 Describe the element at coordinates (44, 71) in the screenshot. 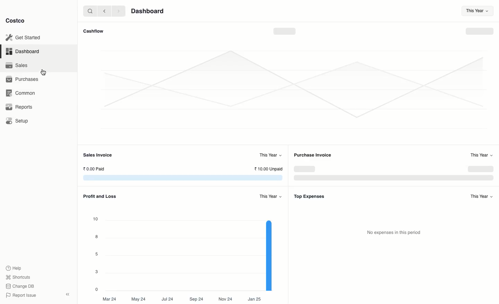

I see `cursor` at that location.